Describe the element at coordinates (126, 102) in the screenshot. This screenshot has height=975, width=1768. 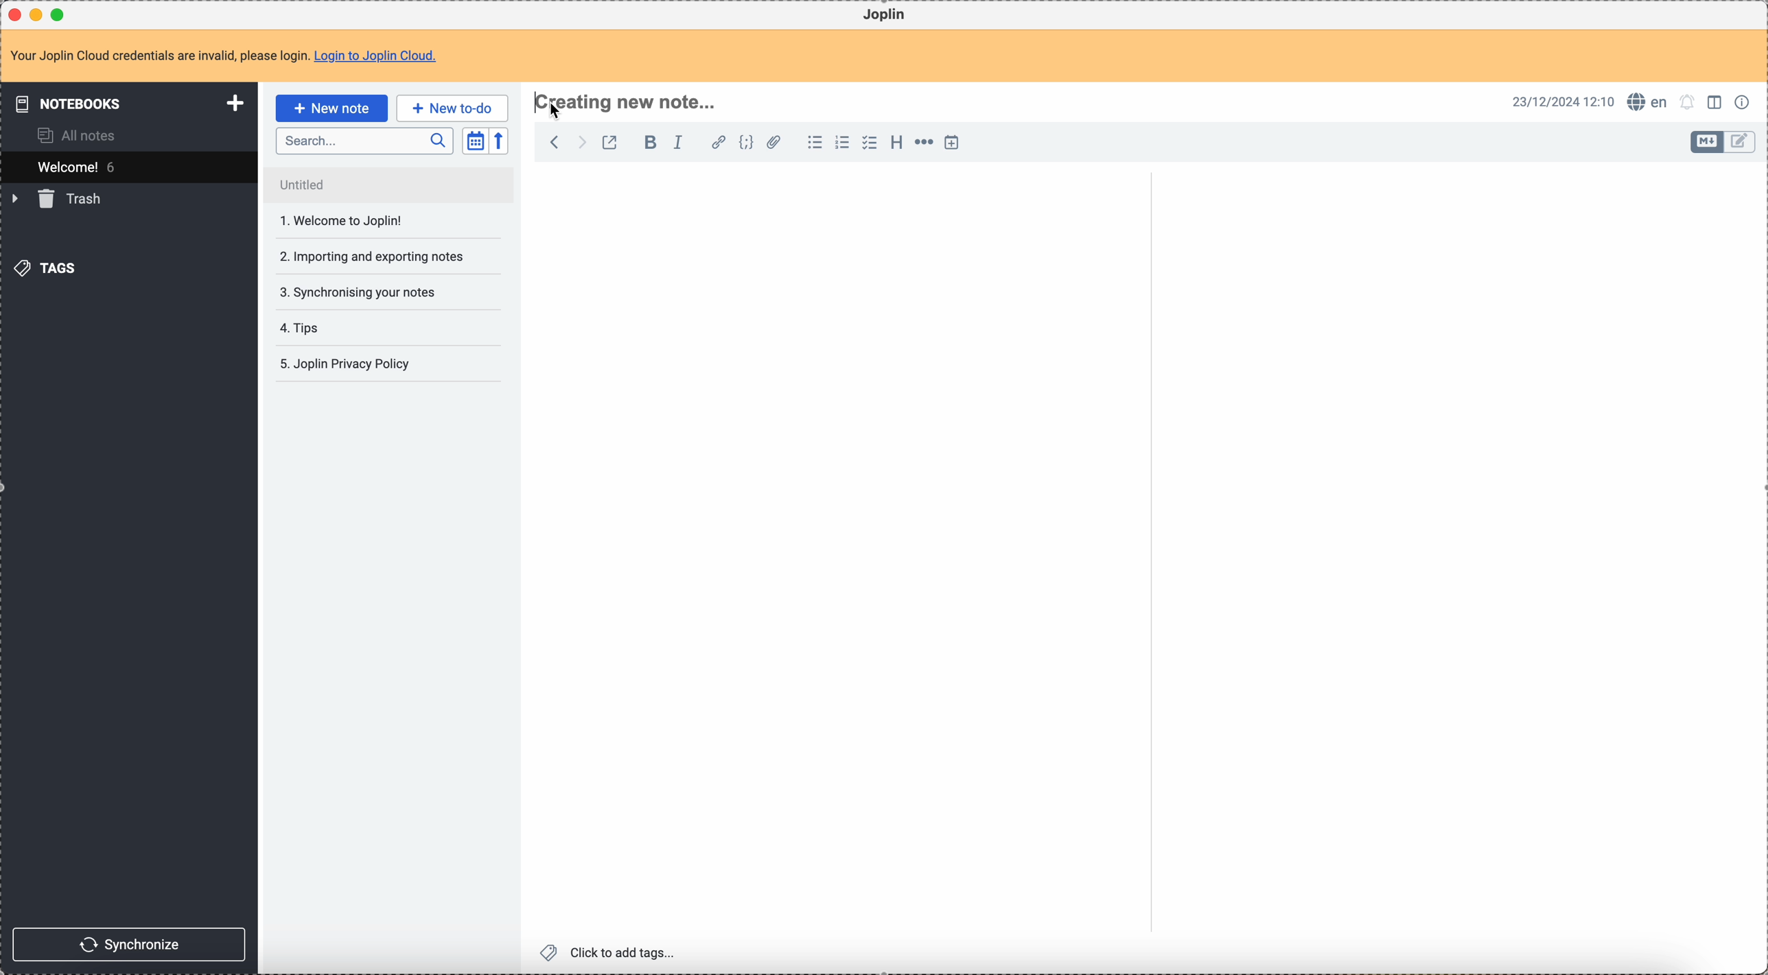
I see `notebooks` at that location.